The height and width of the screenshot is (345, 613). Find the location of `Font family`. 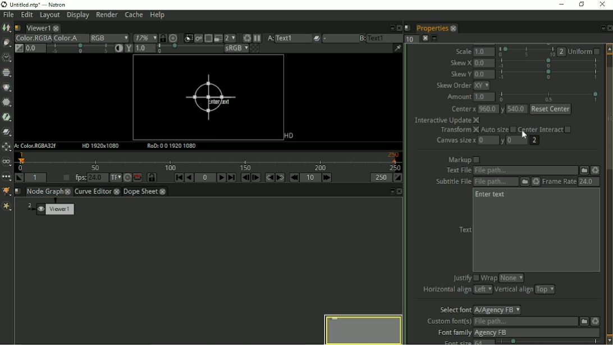

Font family is located at coordinates (452, 333).